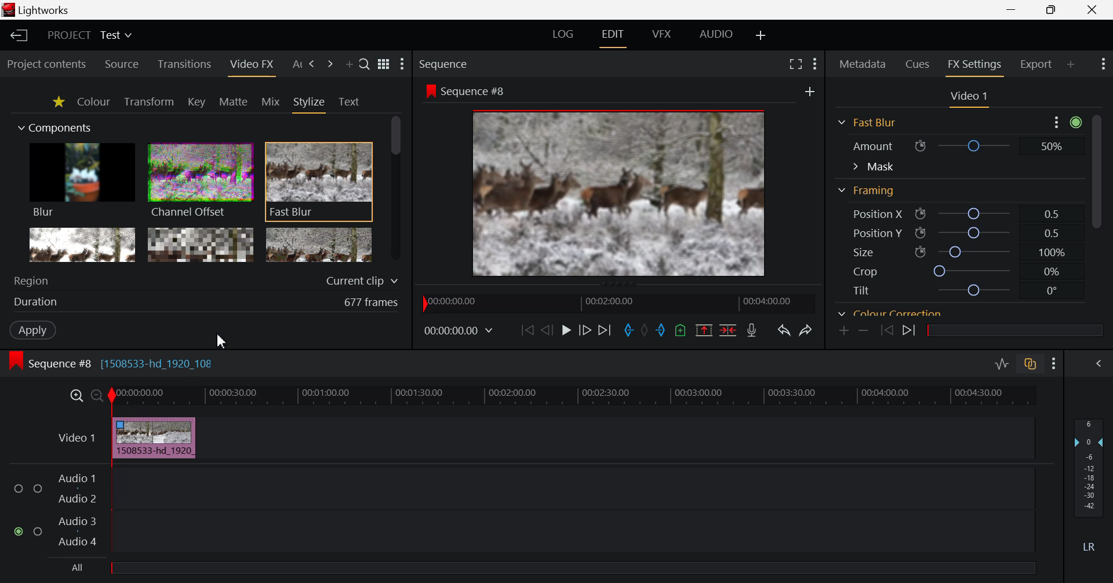 This screenshot has height=583, width=1113. Describe the element at coordinates (446, 64) in the screenshot. I see `Sequence ` at that location.